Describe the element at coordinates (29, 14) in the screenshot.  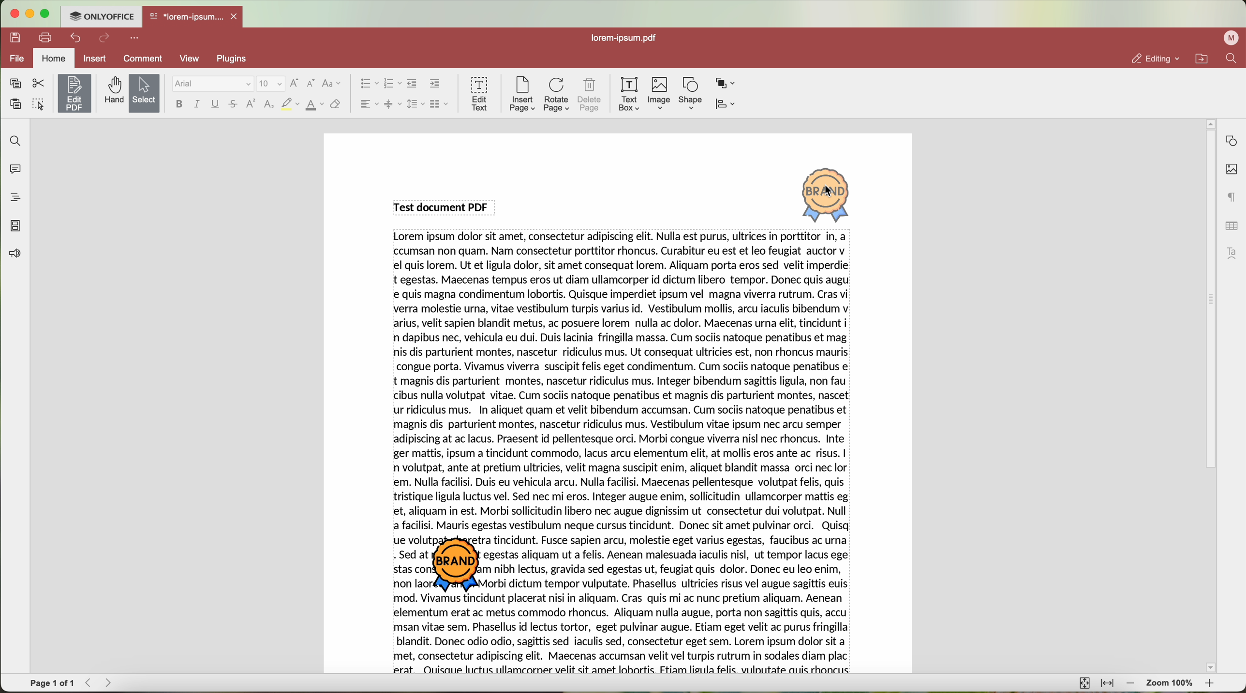
I see `minimize` at that location.